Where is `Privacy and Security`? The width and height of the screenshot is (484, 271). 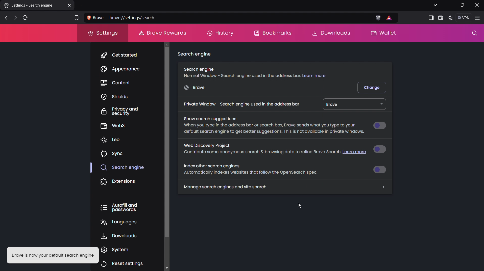
Privacy and Security is located at coordinates (115, 112).